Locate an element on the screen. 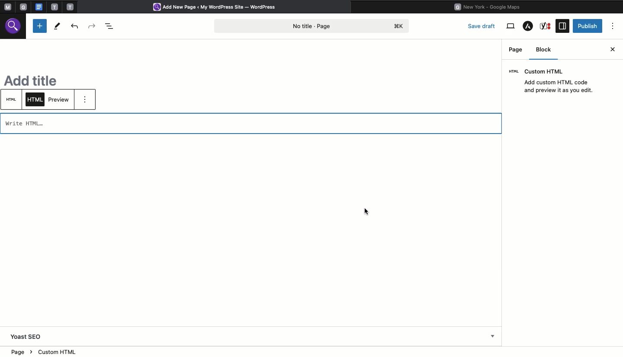 Image resolution: width=623 pixels, height=357 pixels. Redo is located at coordinates (93, 25).